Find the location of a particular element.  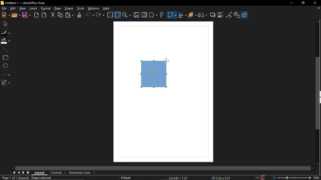

LibreOffice Logo is located at coordinates (2, 3).